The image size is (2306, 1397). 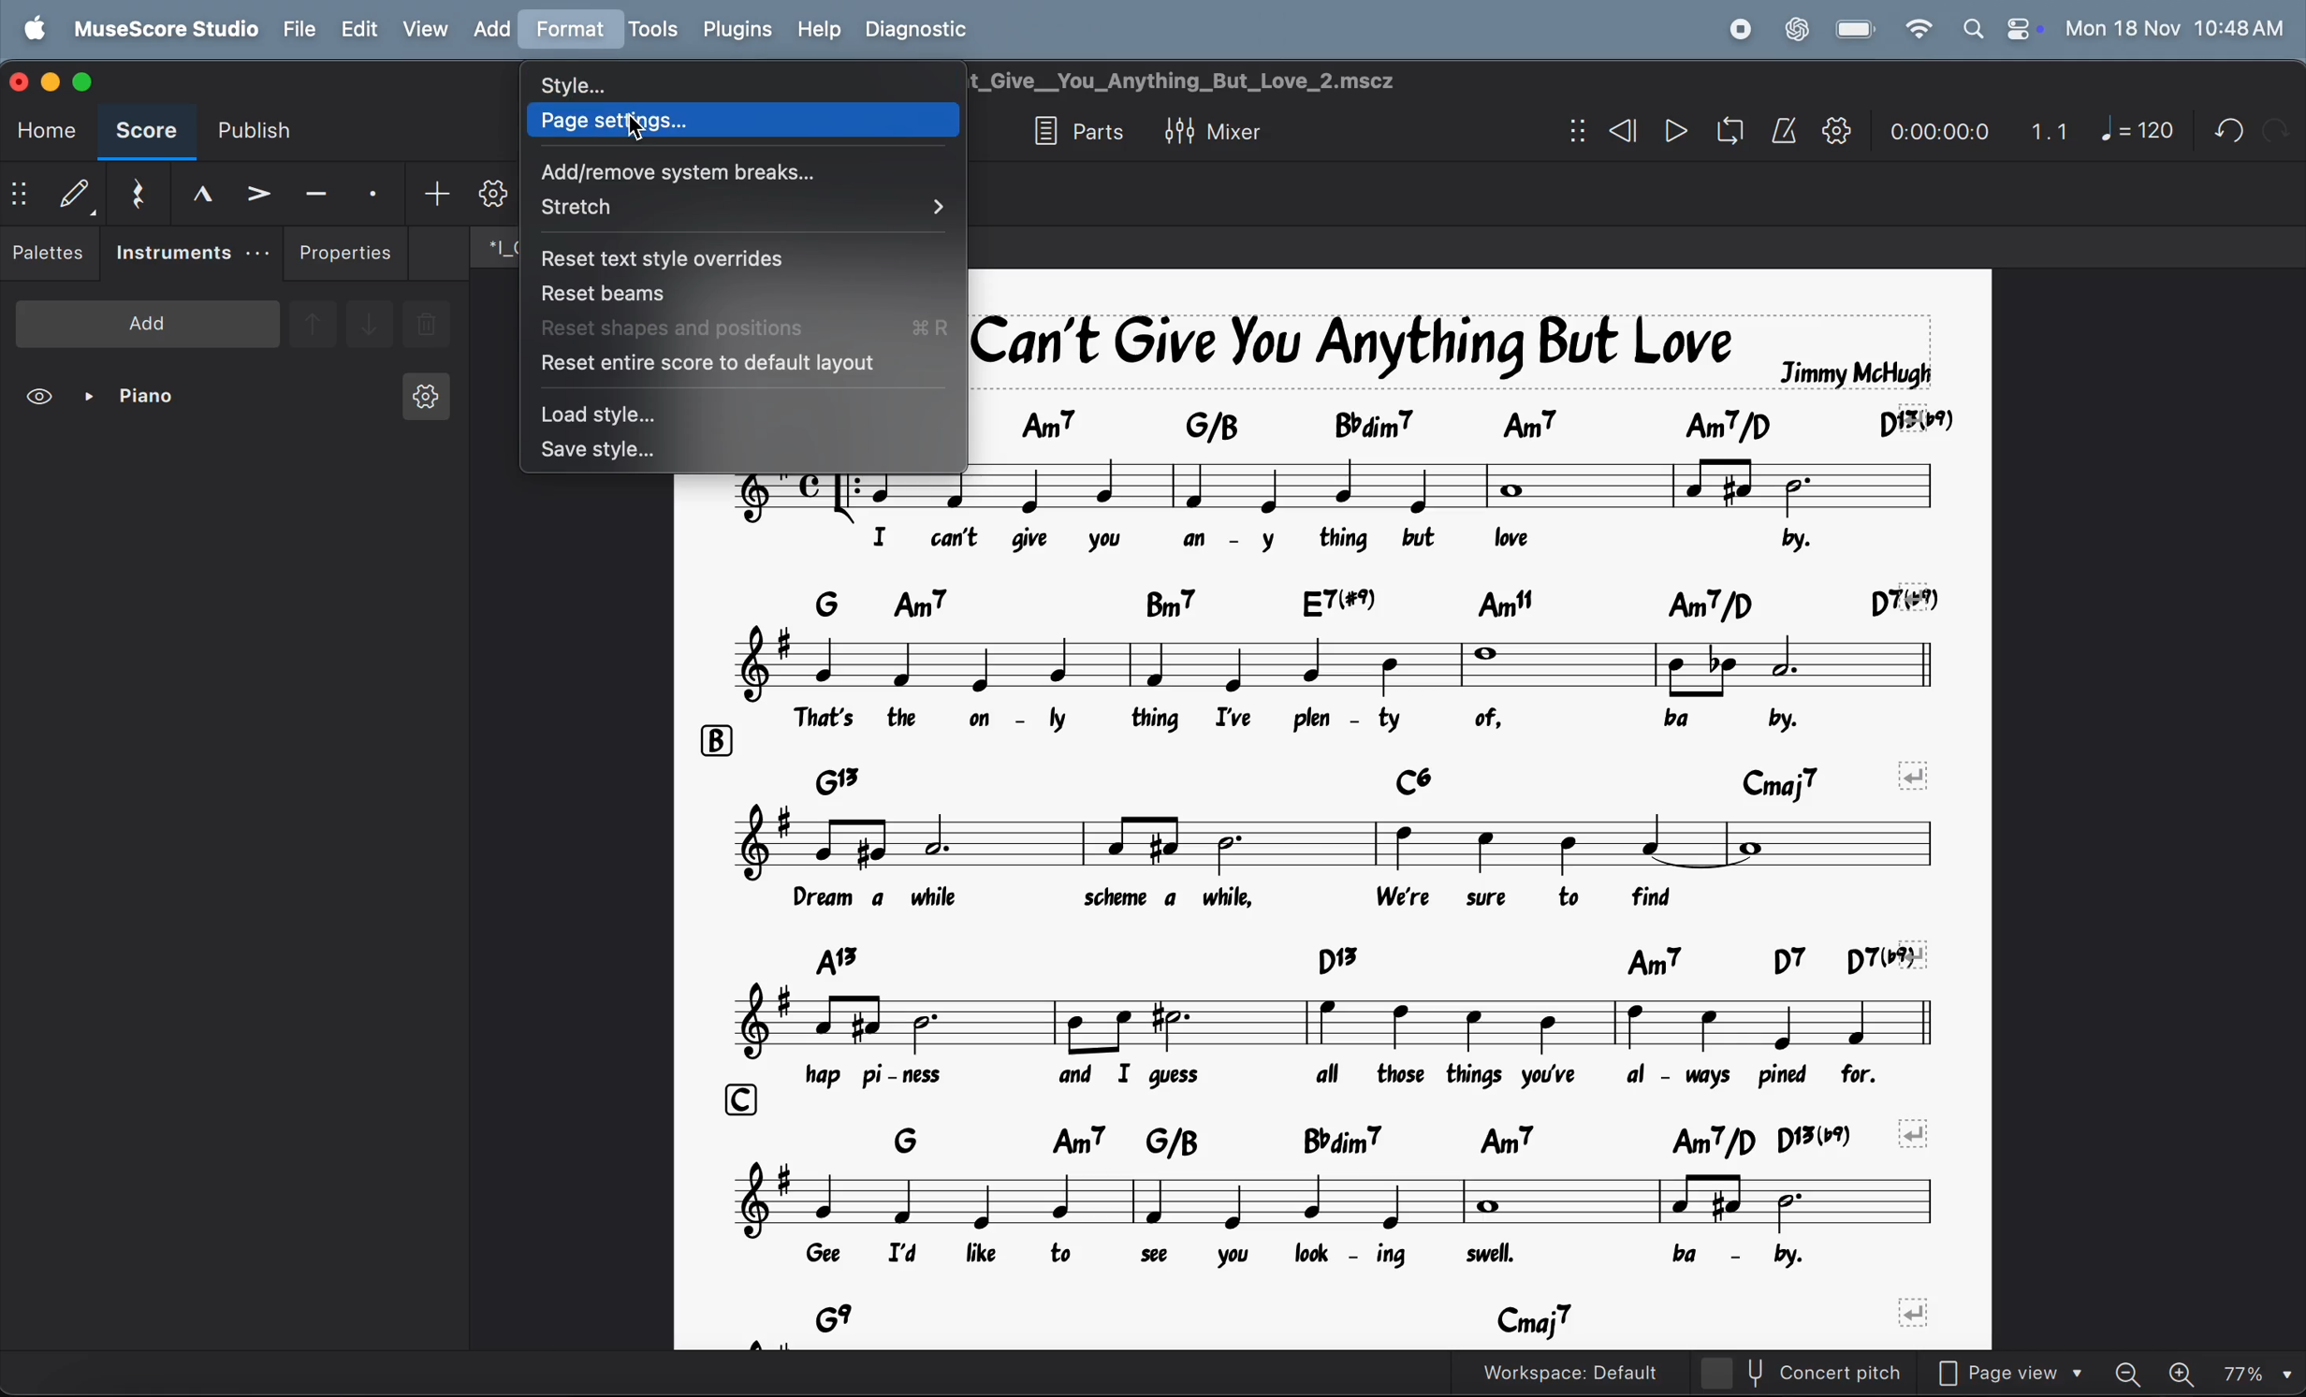 What do you see at coordinates (92, 81) in the screenshot?
I see `maximize` at bounding box center [92, 81].